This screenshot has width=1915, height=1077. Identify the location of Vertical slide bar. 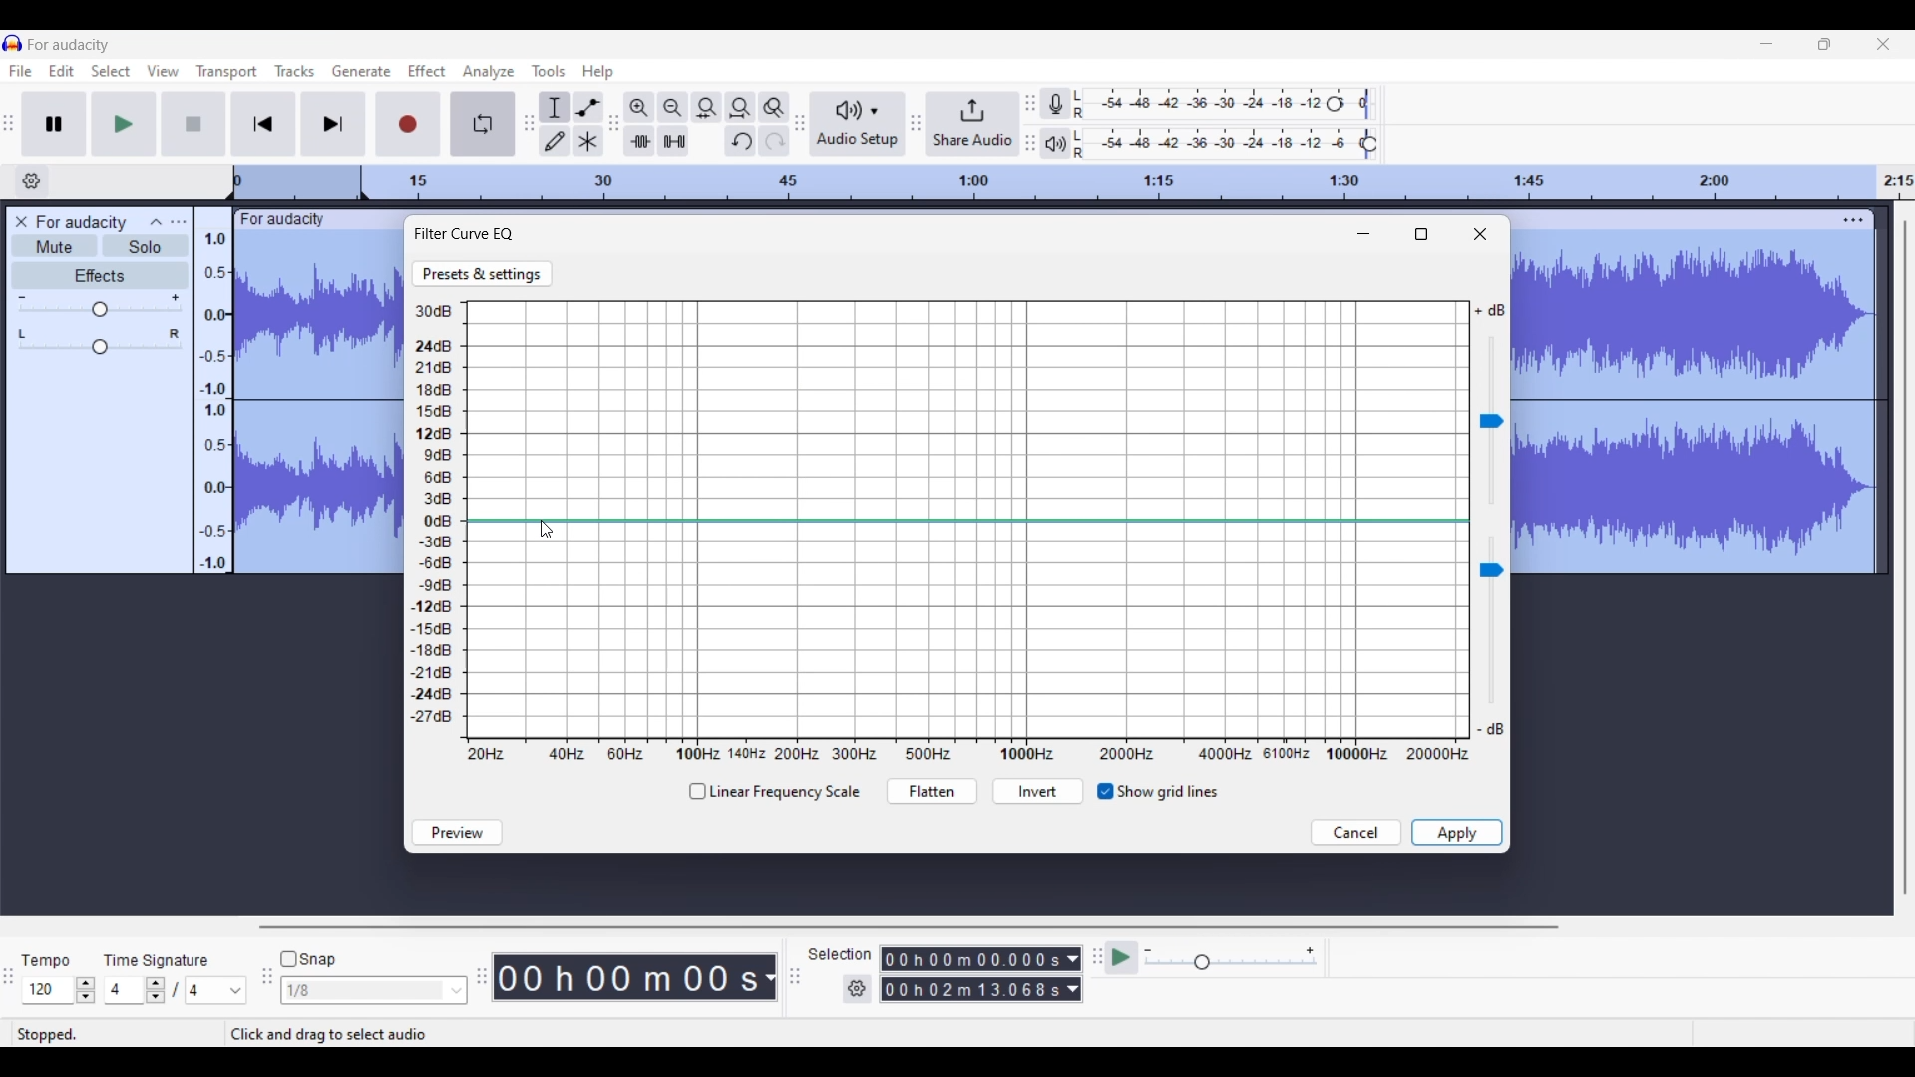
(1905, 556).